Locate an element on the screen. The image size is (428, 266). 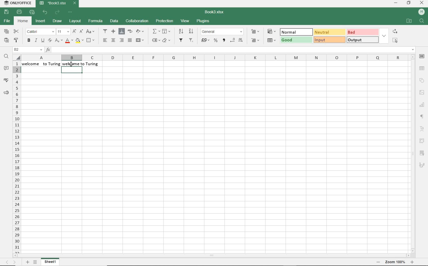
paragraph settings is located at coordinates (422, 116).